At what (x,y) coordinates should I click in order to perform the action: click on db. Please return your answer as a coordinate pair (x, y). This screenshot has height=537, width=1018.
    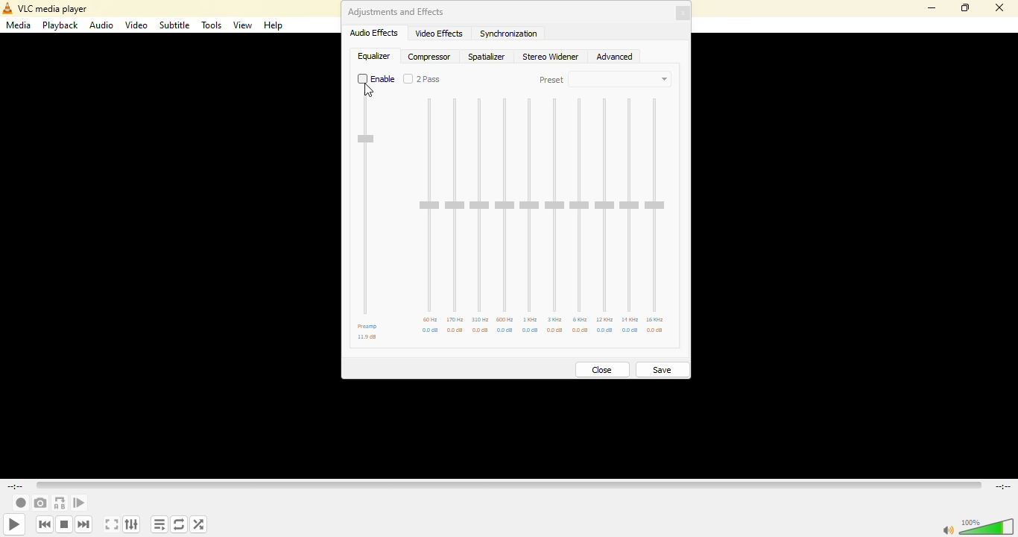
    Looking at the image, I should click on (431, 330).